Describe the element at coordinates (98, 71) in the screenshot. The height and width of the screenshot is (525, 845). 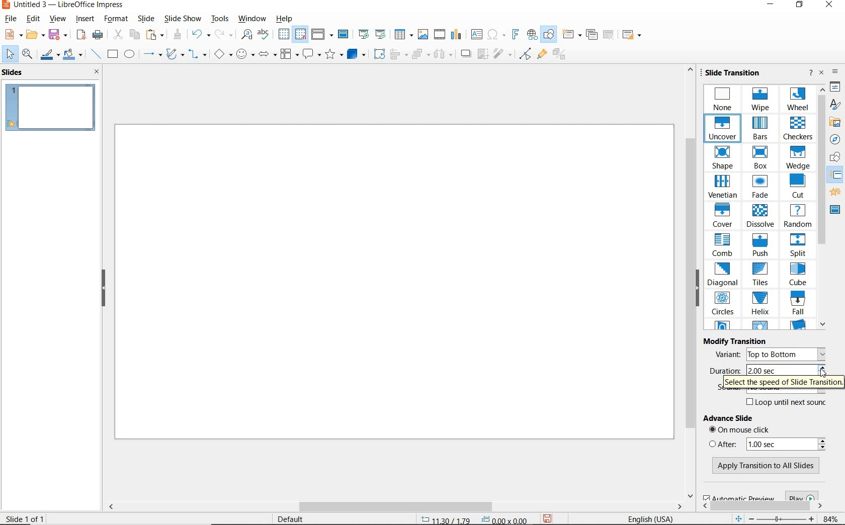
I see `CLOSE` at that location.